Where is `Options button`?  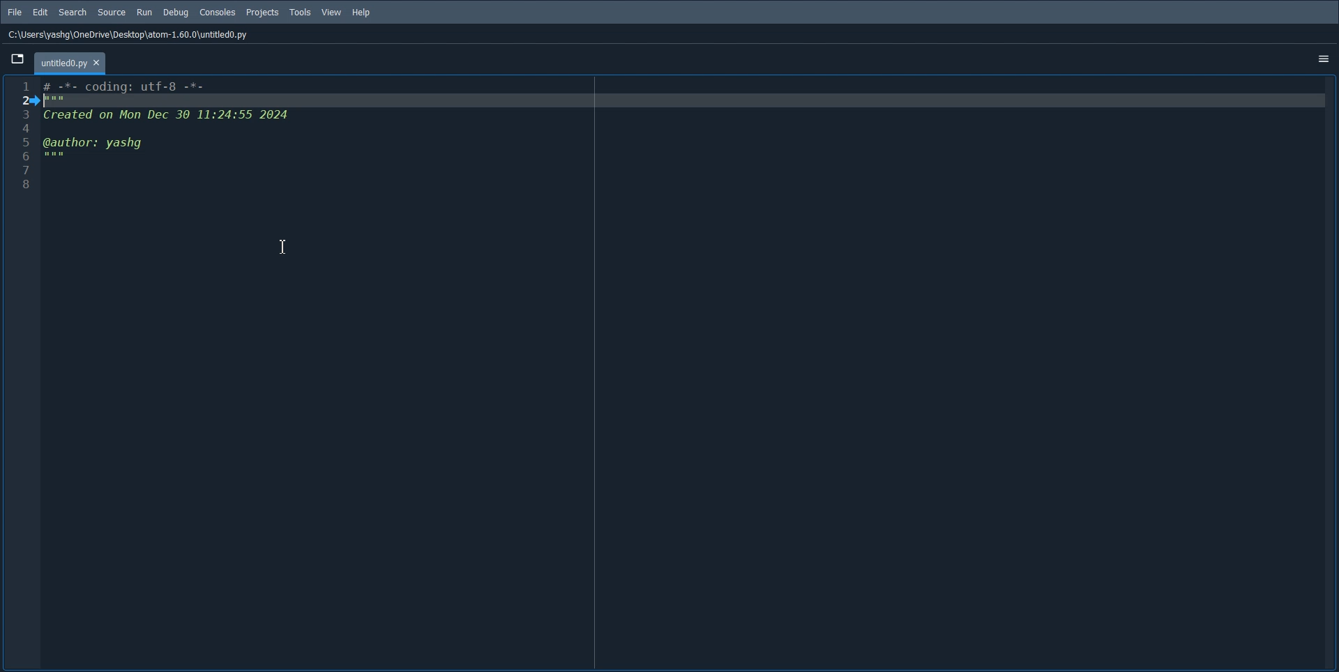
Options button is located at coordinates (1321, 59).